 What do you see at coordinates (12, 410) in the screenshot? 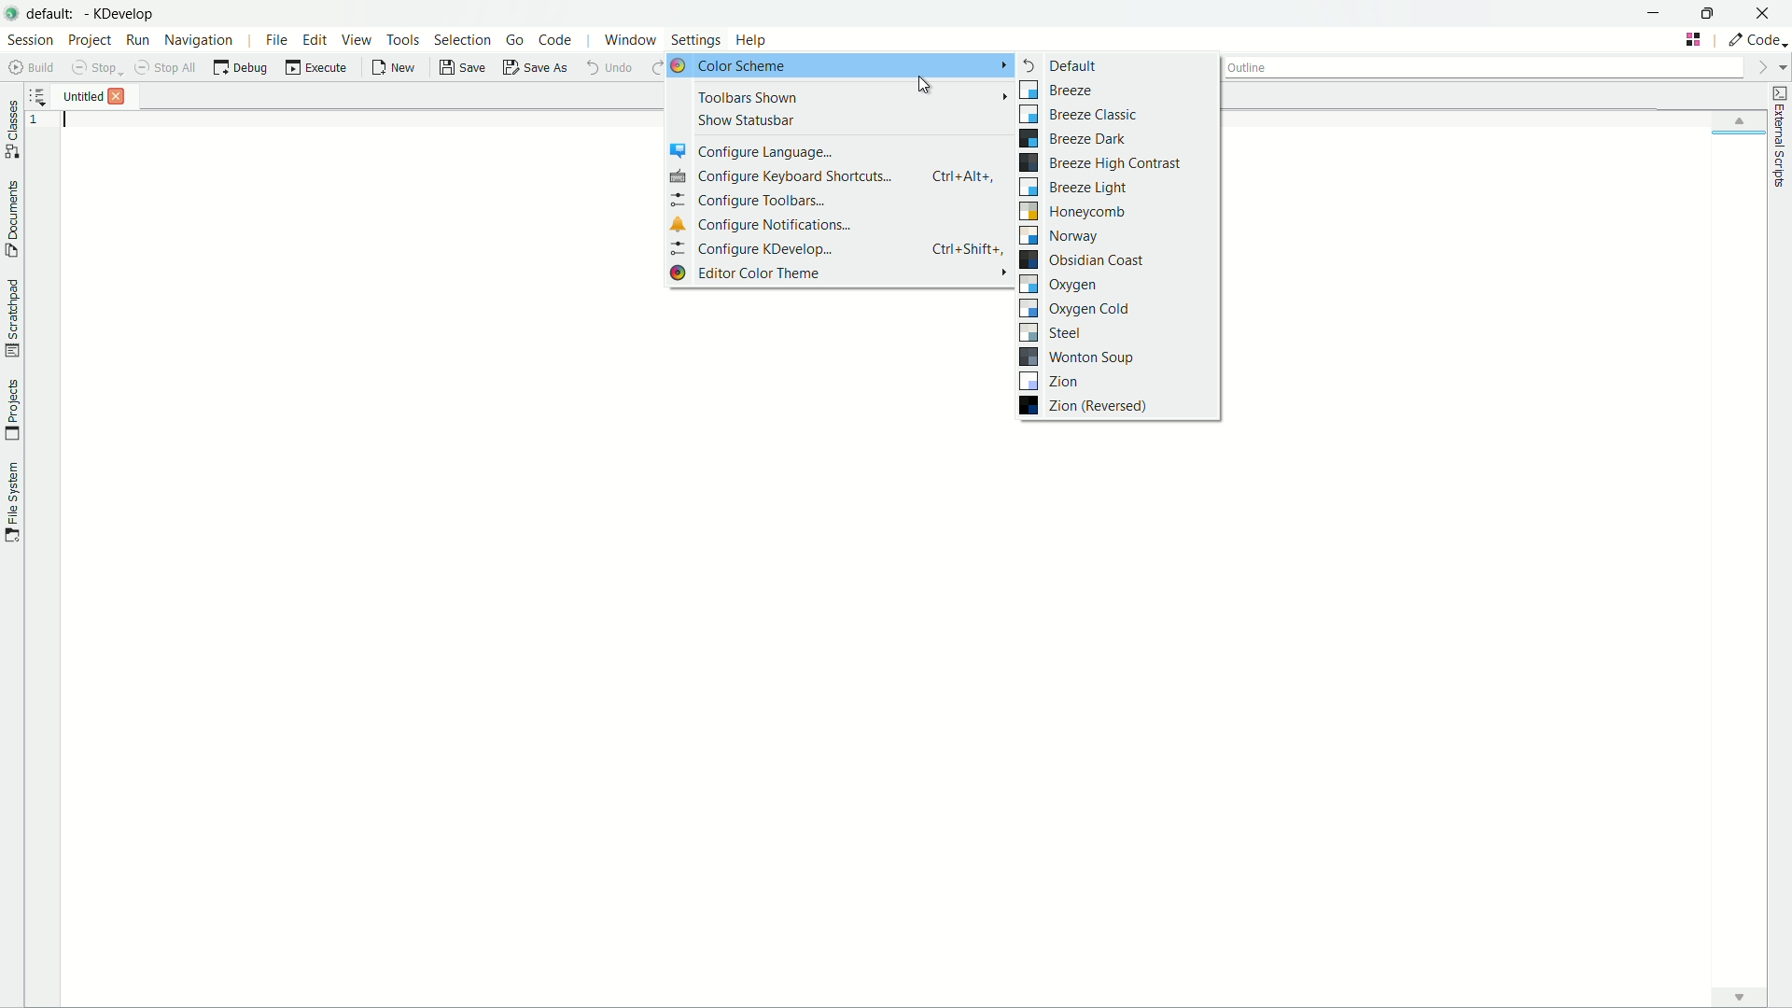
I see `toggle projects` at bounding box center [12, 410].